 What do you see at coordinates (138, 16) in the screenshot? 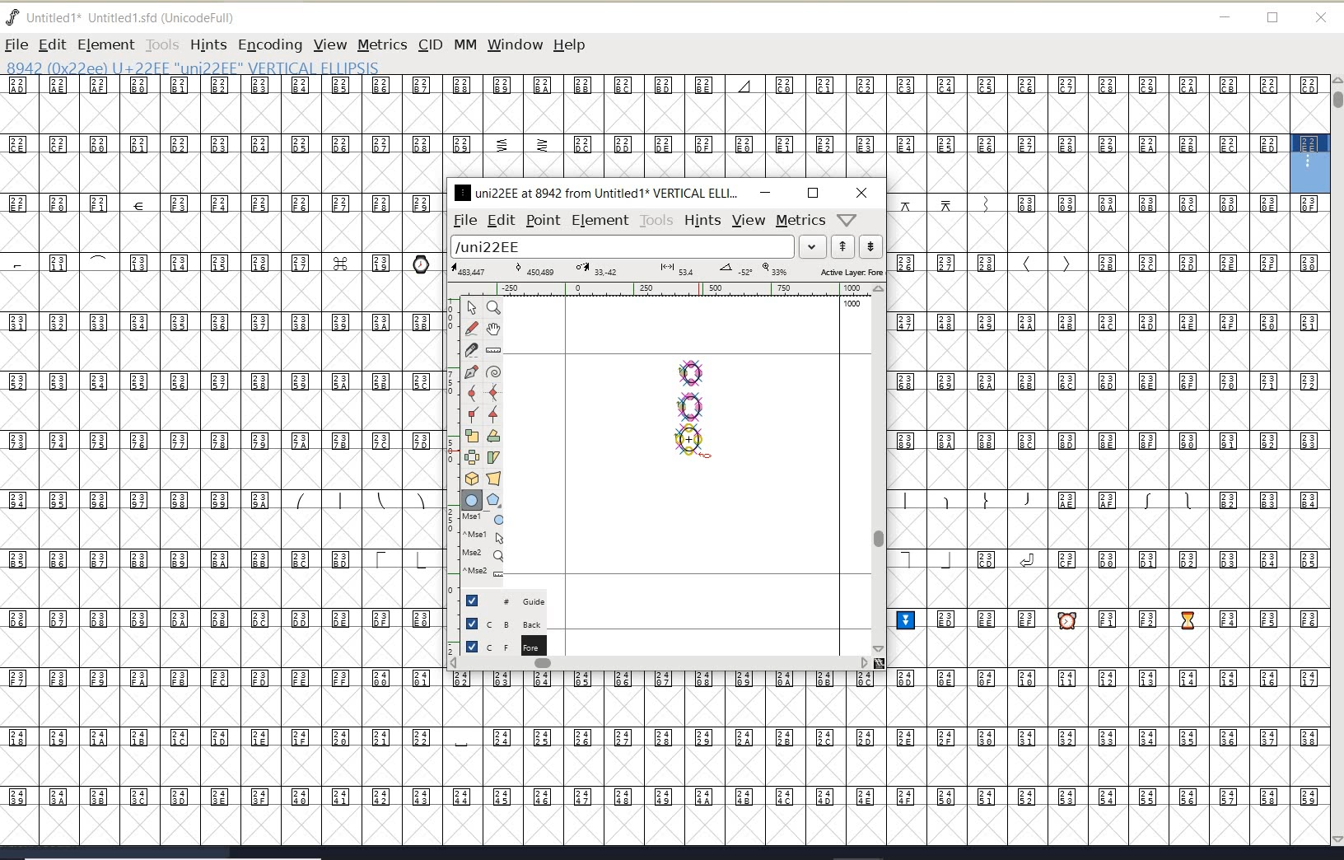
I see `untitled1* Untitled 1.sfd (UnicodeFull)` at bounding box center [138, 16].